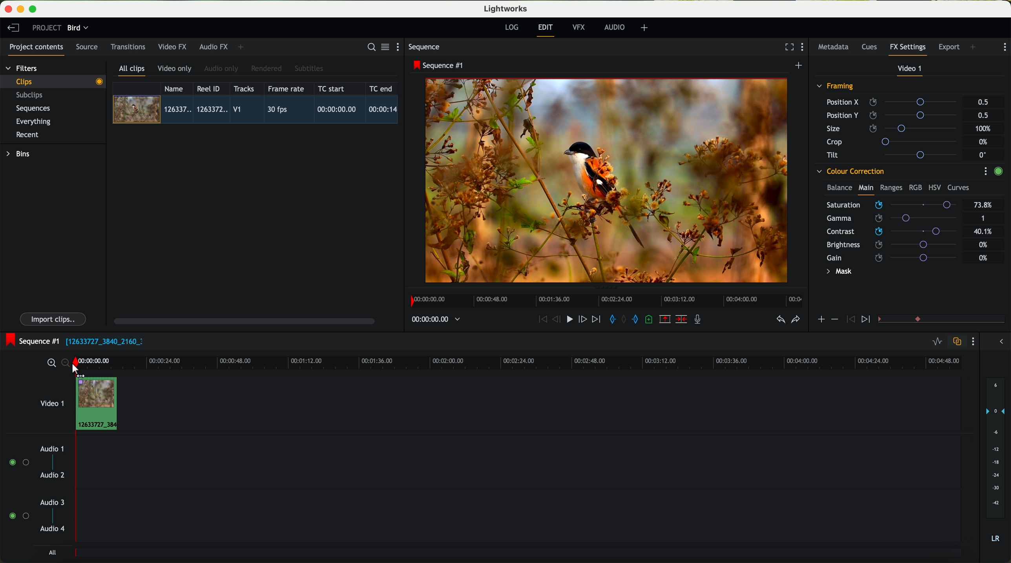 The width and height of the screenshot is (1011, 563). I want to click on audio output level (d/B), so click(996, 463).